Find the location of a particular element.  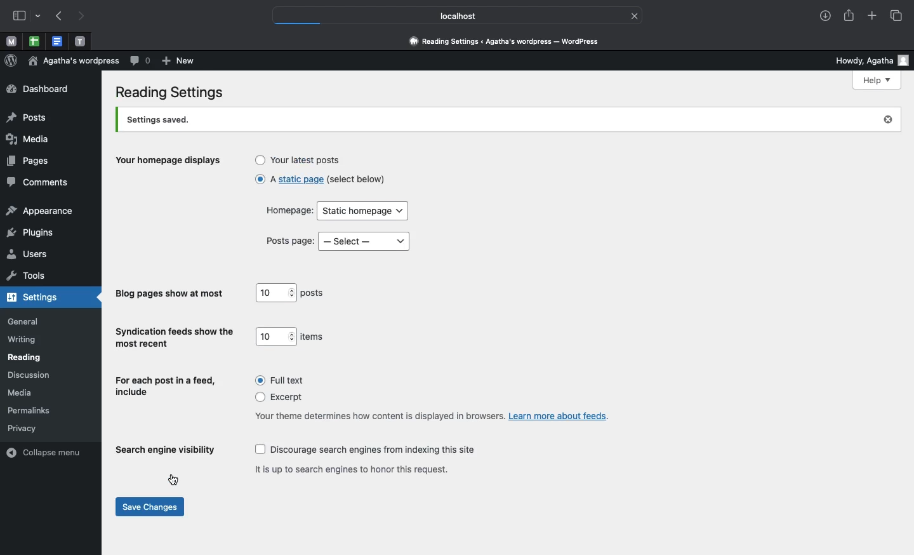

Comment is located at coordinates (141, 61).